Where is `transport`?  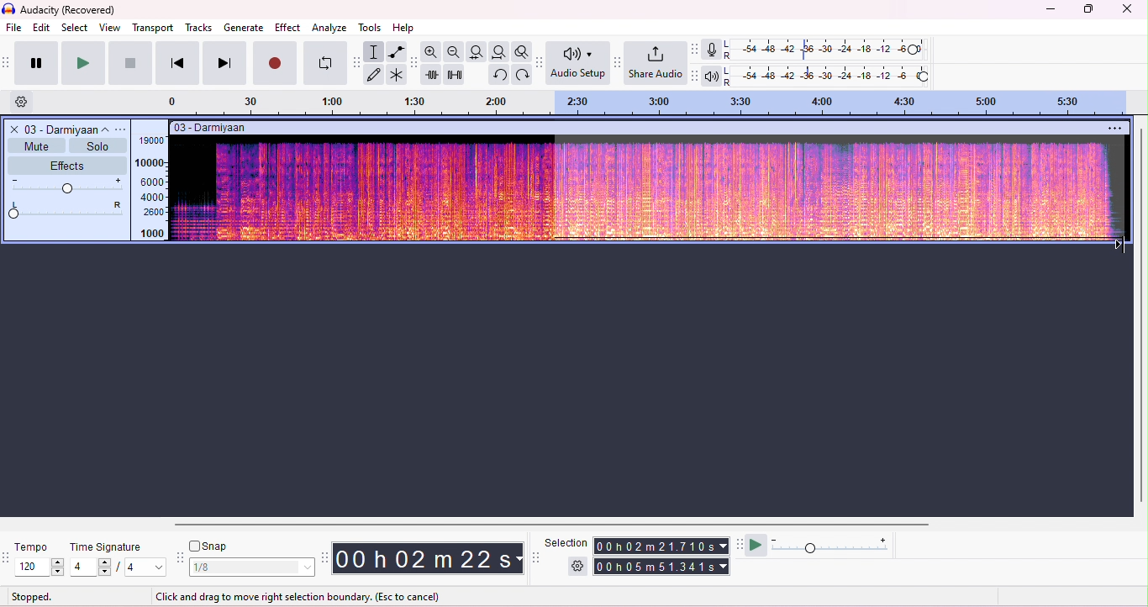
transport is located at coordinates (153, 28).